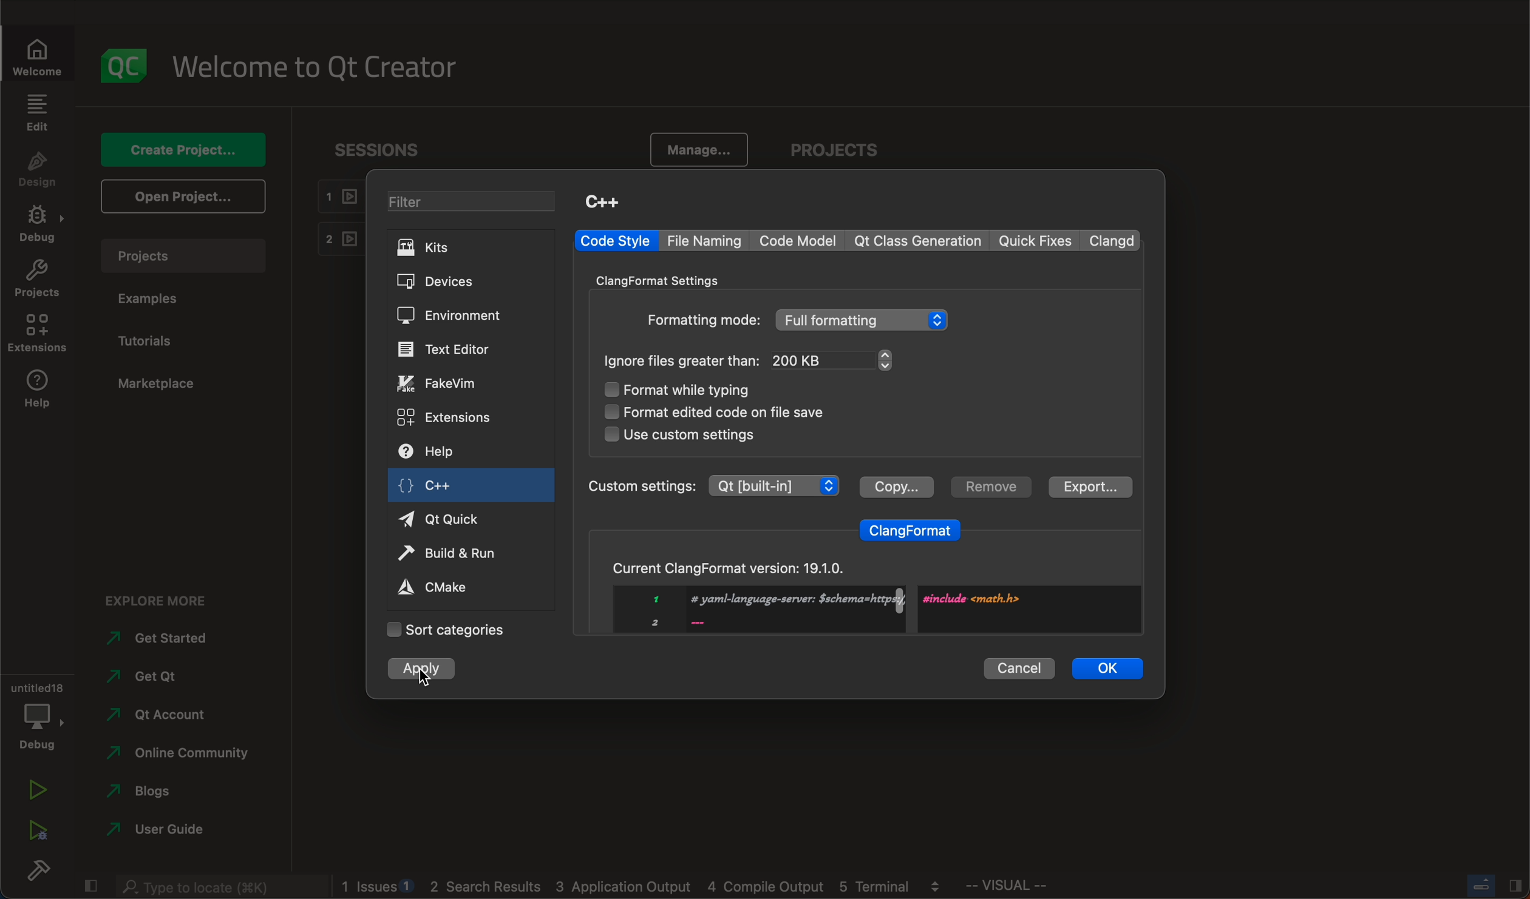  What do you see at coordinates (178, 755) in the screenshot?
I see `community` at bounding box center [178, 755].